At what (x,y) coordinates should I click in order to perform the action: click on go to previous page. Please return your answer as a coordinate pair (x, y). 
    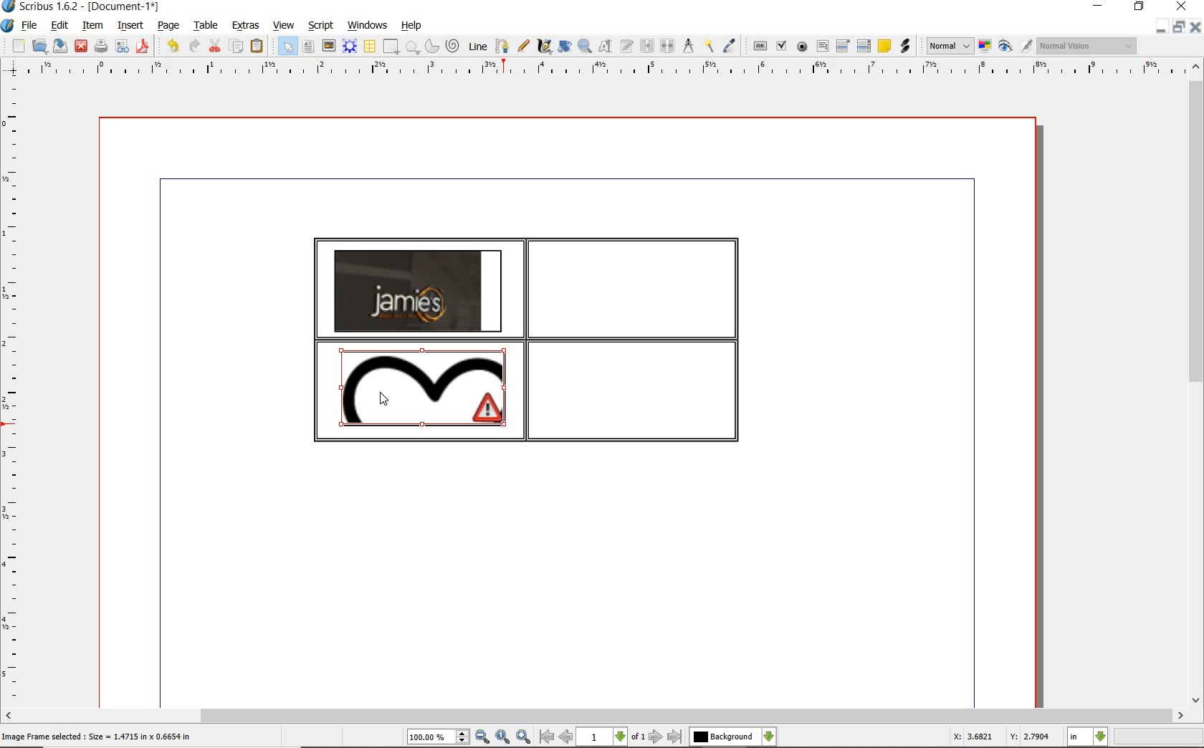
    Looking at the image, I should click on (565, 737).